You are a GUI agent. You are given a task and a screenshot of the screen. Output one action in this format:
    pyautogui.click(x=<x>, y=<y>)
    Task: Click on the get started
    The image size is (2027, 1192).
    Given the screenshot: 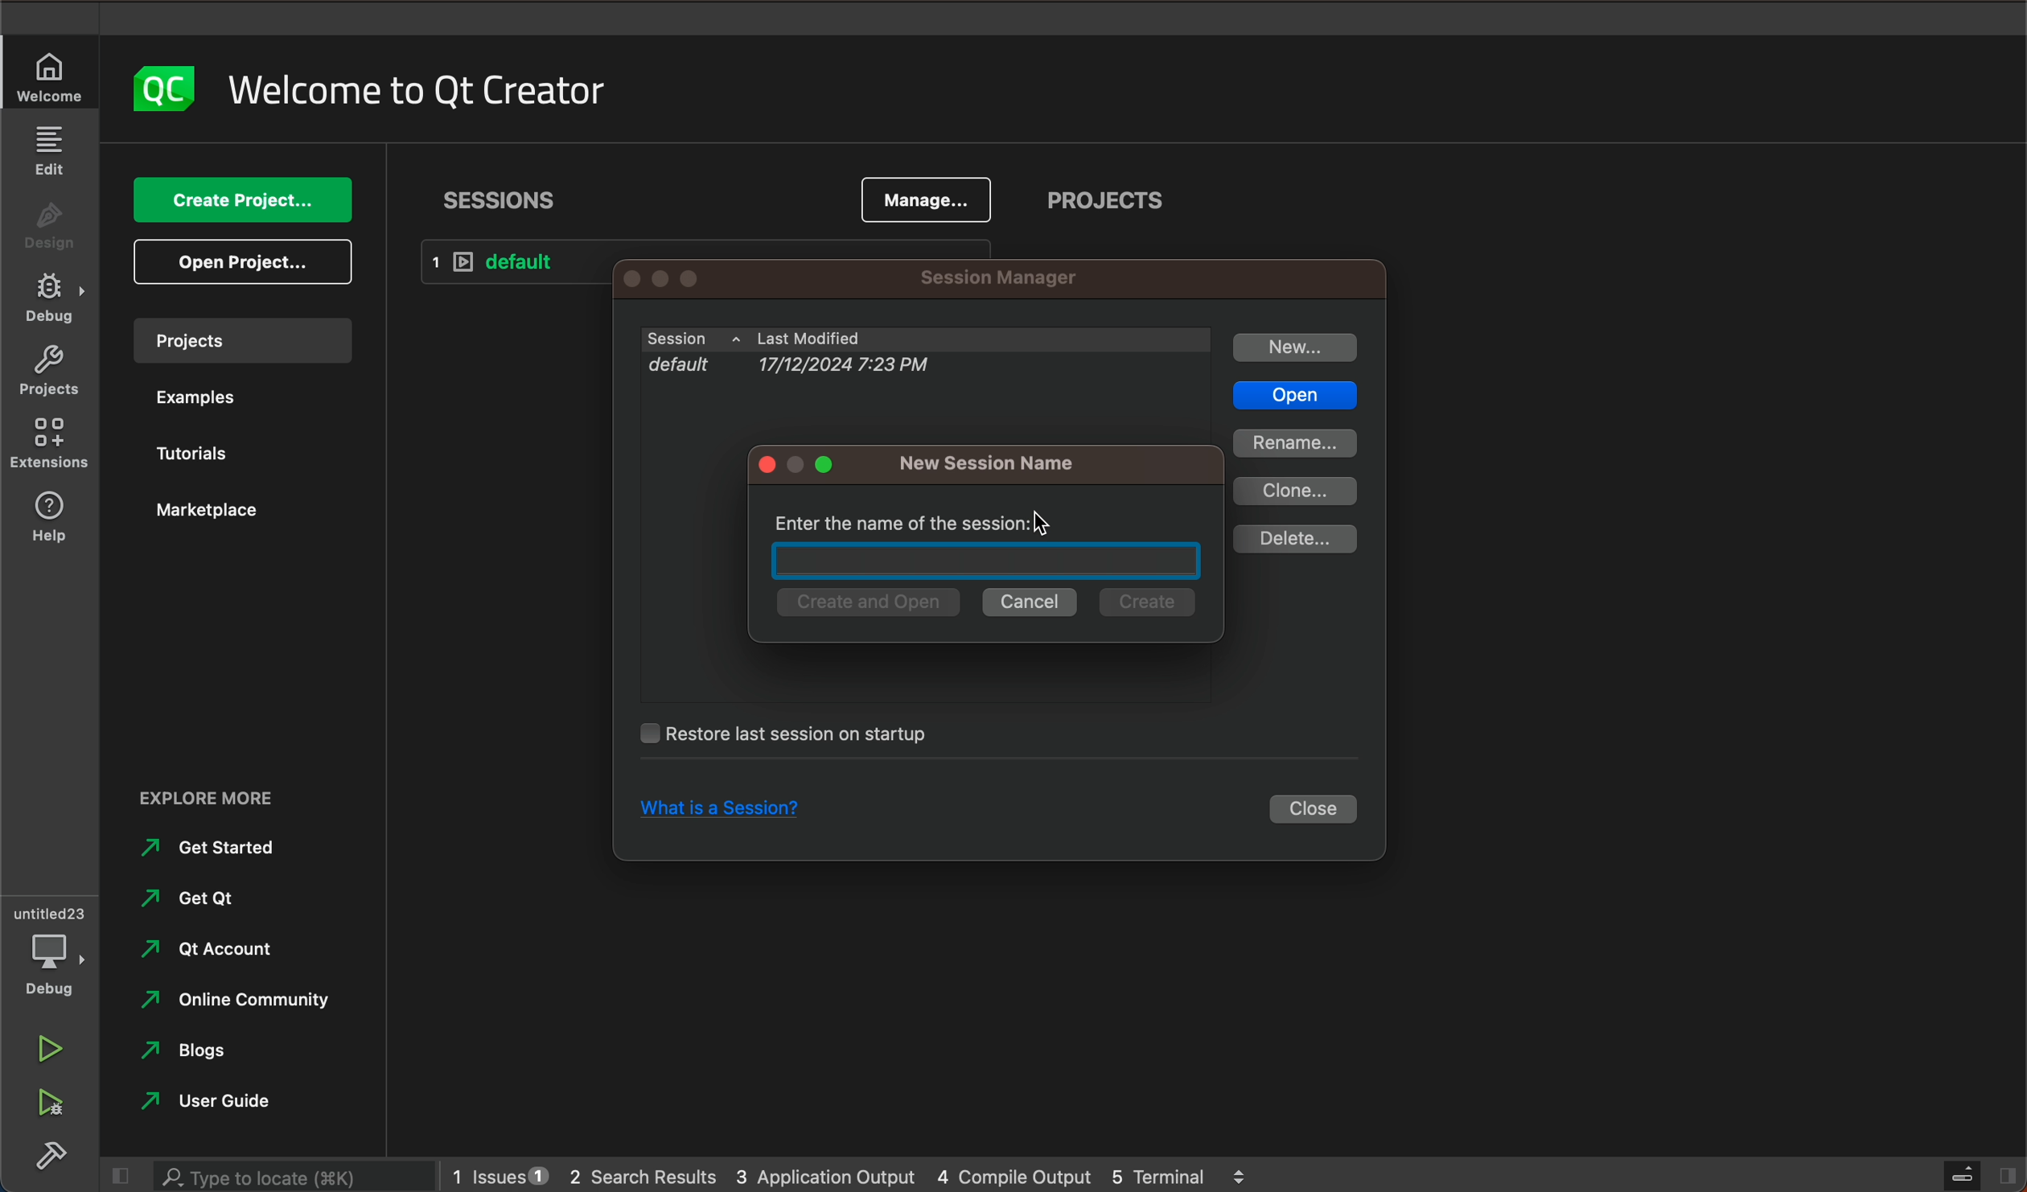 What is the action you would take?
    pyautogui.click(x=217, y=847)
    